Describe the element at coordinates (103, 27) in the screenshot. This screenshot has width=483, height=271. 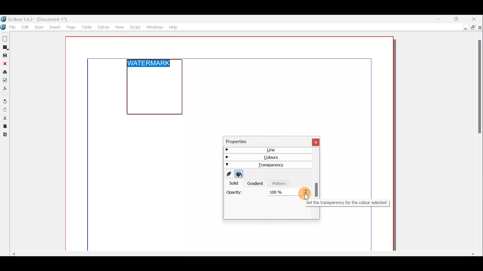
I see `Extras` at that location.